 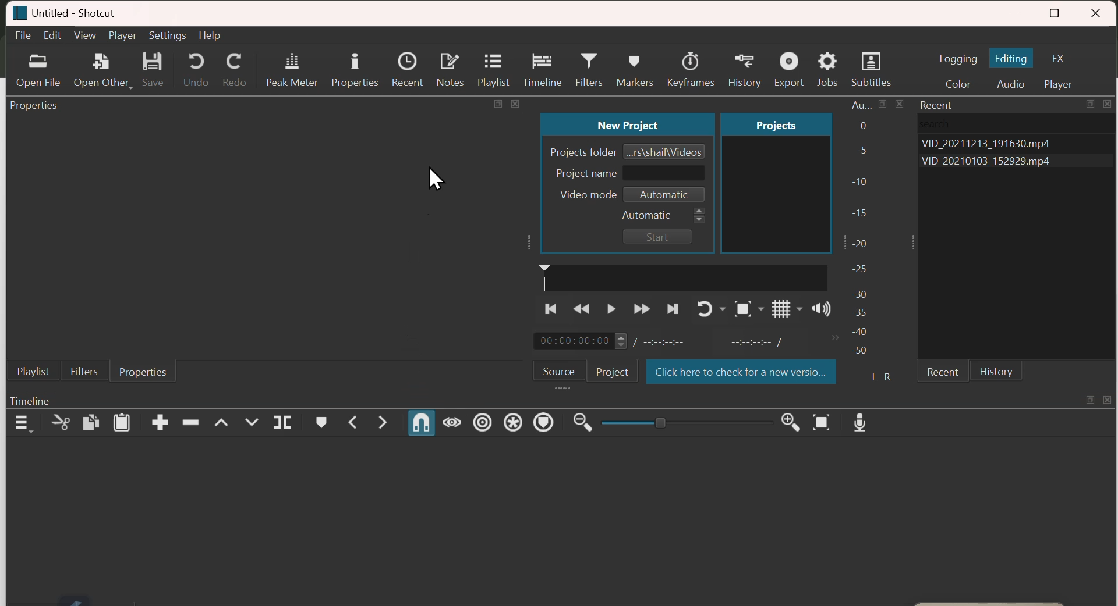 I want to click on Shortcut, so click(x=84, y=12).